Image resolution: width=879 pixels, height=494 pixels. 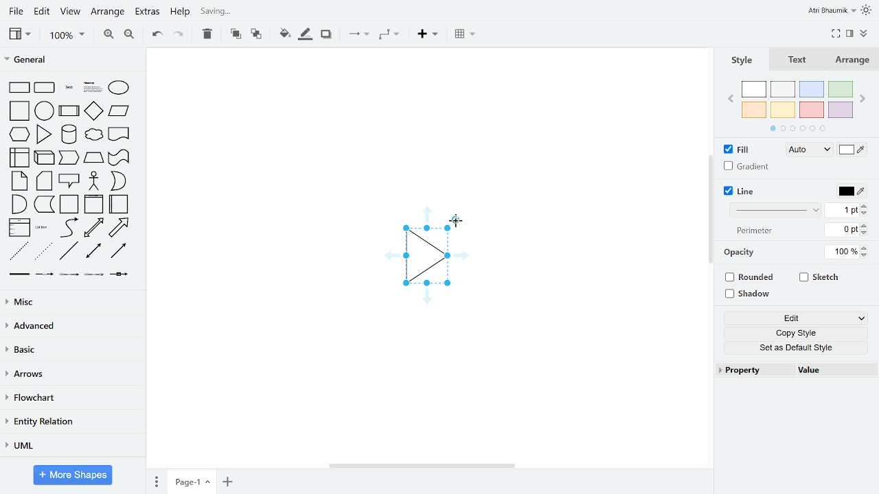 I want to click on current line width, so click(x=842, y=211).